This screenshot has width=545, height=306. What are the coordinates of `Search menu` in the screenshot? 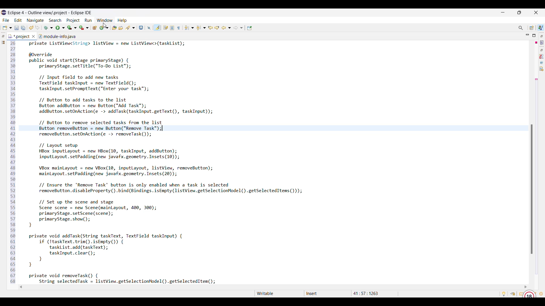 It's located at (55, 20).